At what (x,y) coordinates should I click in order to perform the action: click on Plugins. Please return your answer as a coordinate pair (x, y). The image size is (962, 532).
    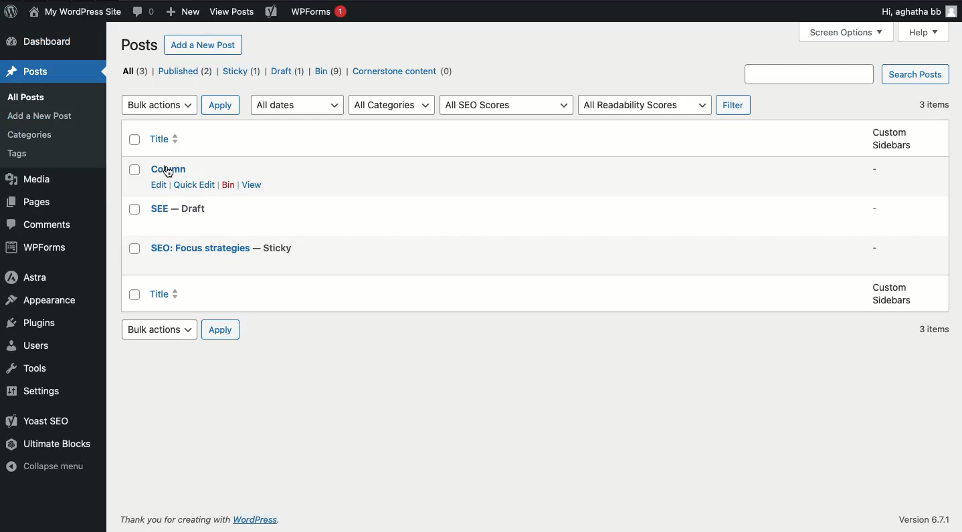
    Looking at the image, I should click on (35, 324).